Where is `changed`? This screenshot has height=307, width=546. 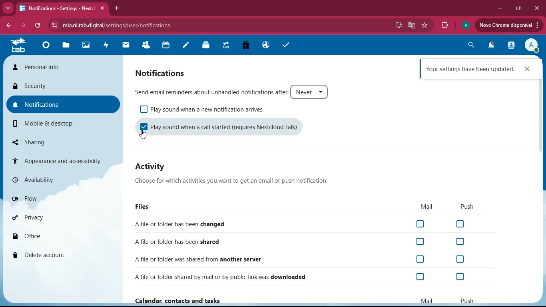
changed is located at coordinates (182, 223).